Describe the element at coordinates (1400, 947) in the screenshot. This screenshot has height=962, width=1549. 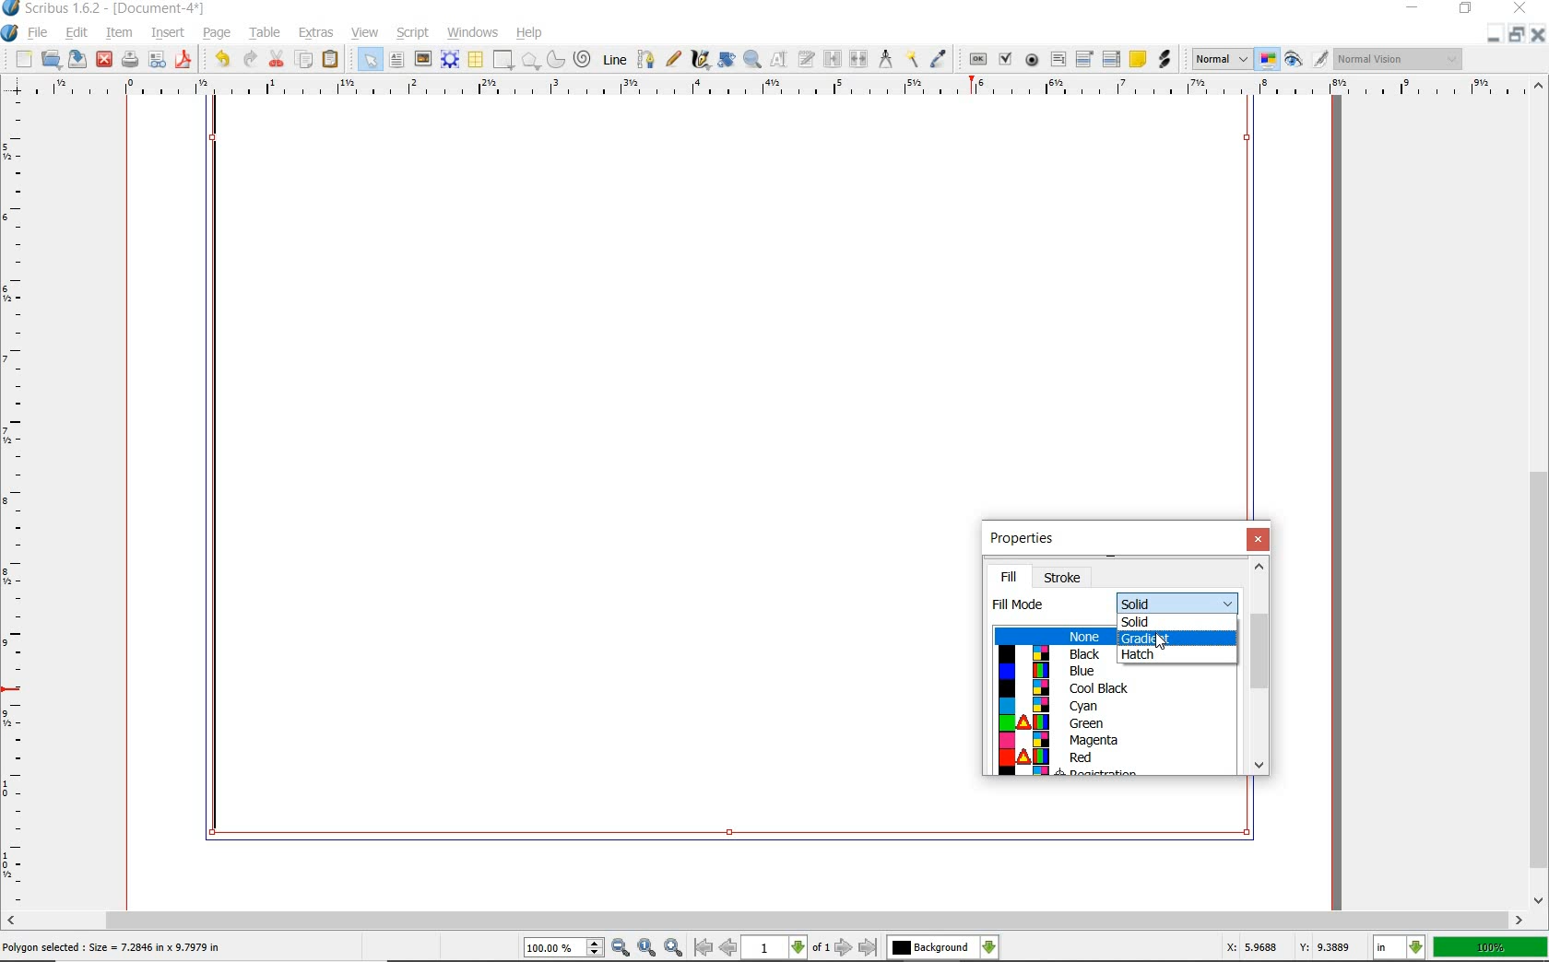
I see `in` at that location.